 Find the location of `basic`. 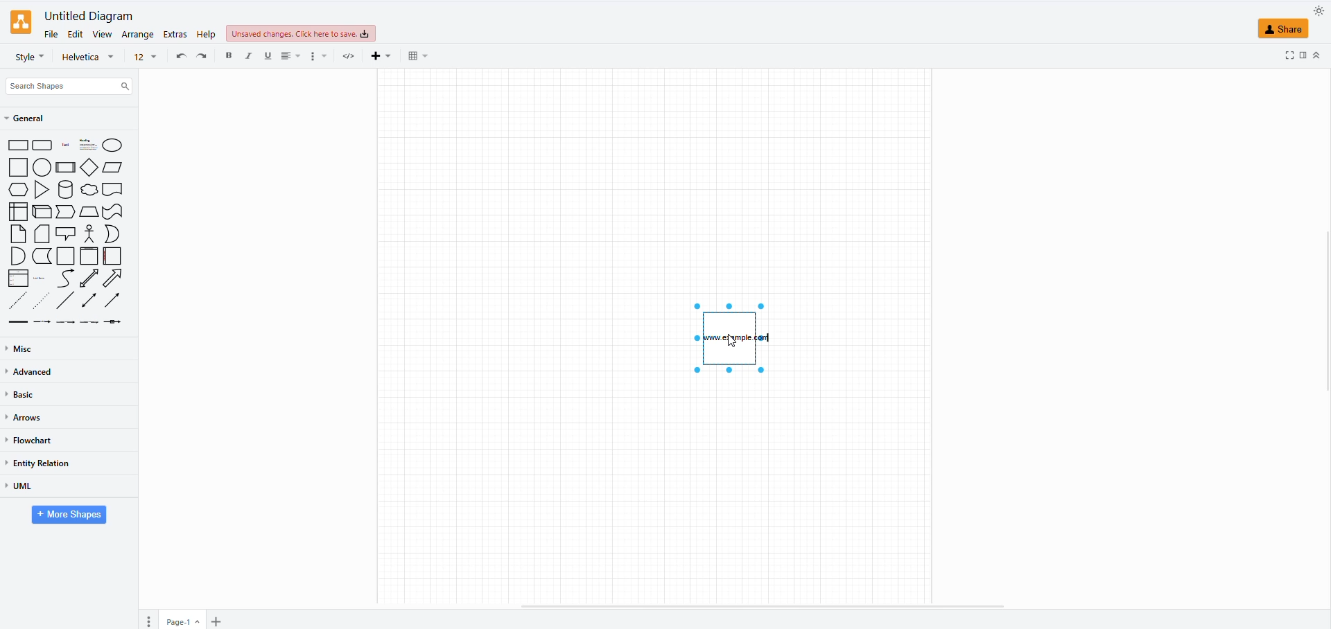

basic is located at coordinates (26, 396).